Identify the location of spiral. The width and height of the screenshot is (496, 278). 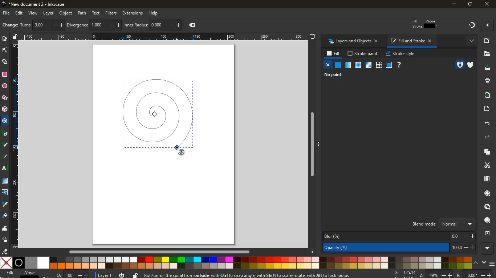
(5, 121).